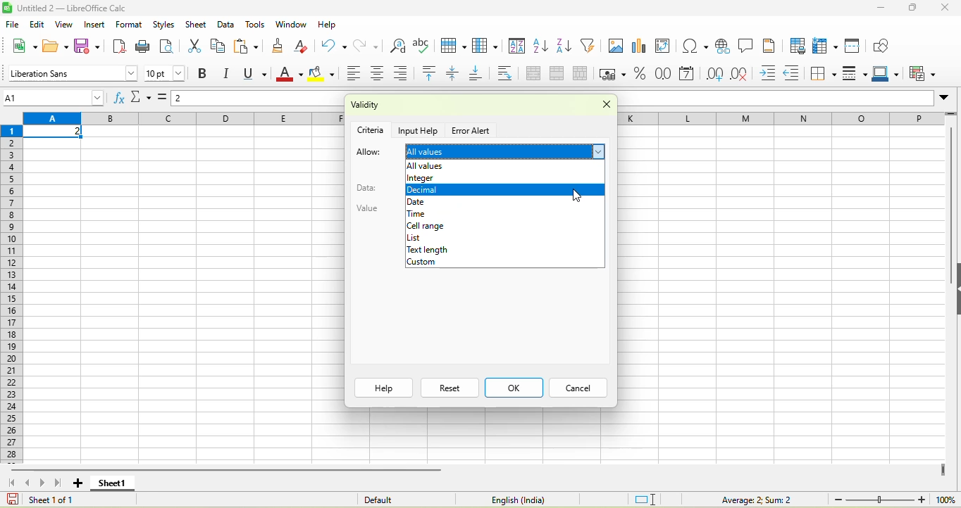  I want to click on copy, so click(218, 46).